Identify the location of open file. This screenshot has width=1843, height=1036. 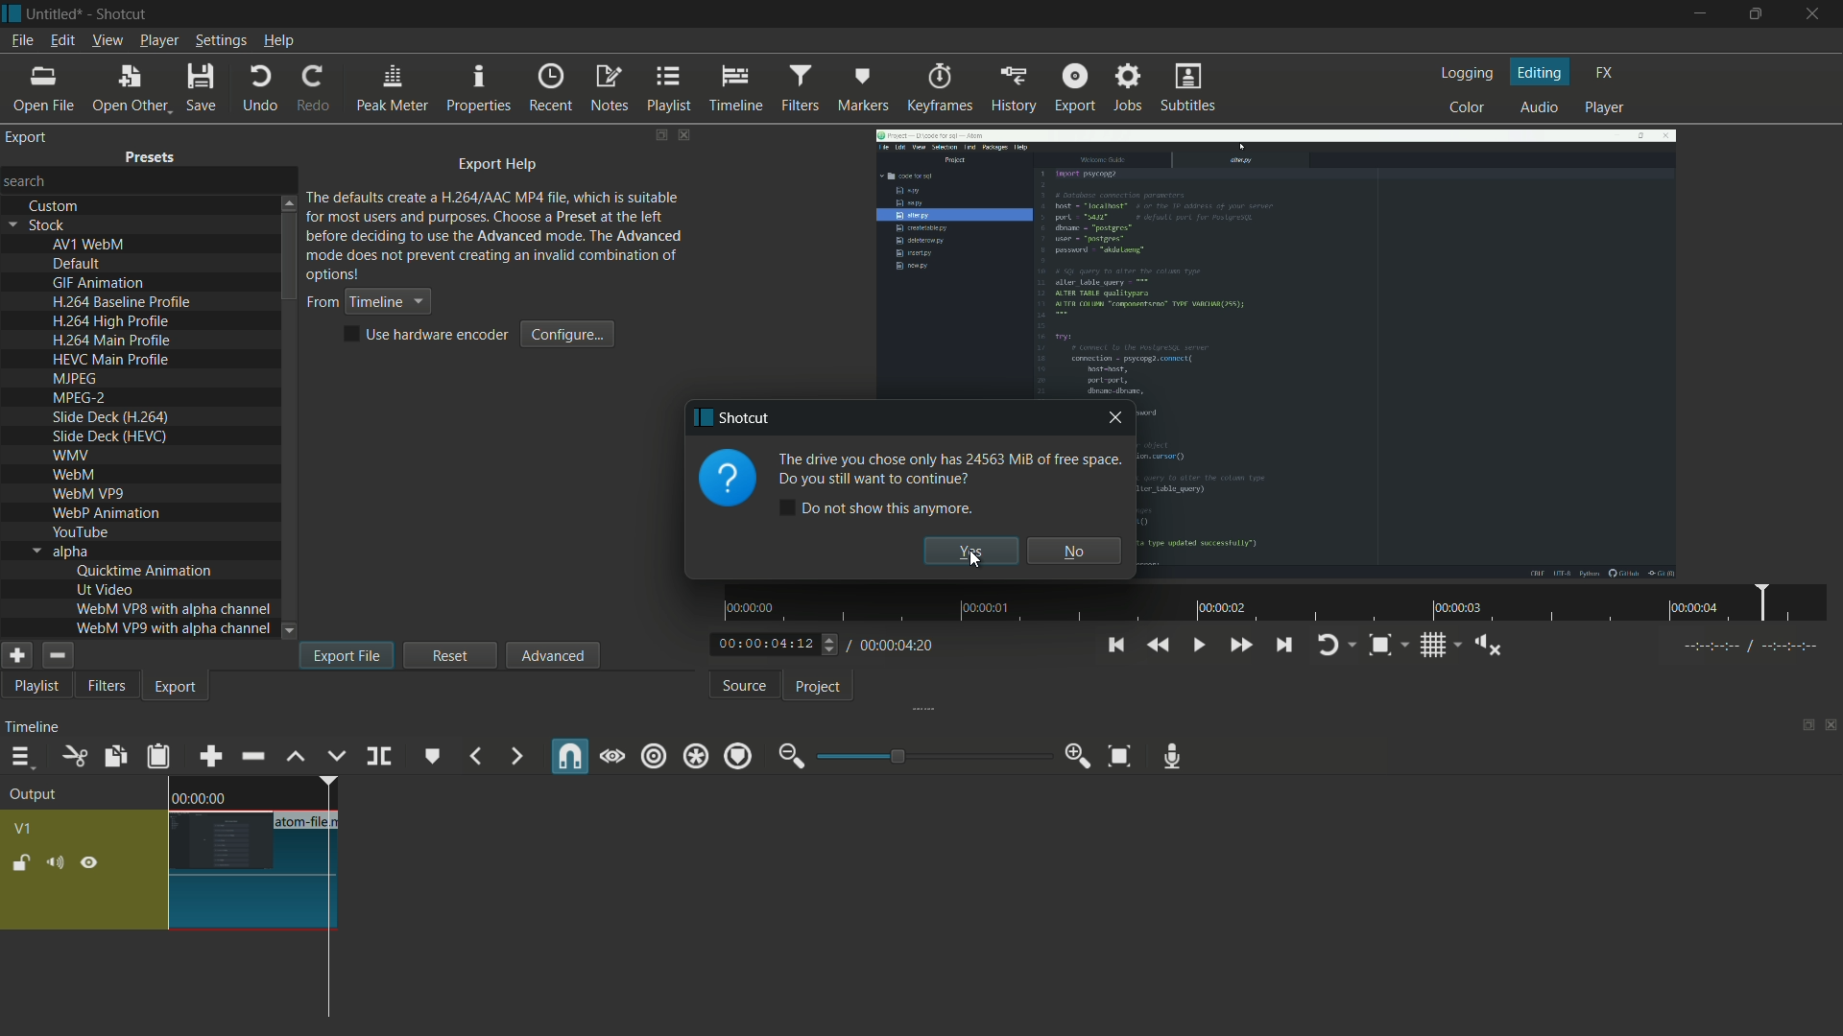
(47, 86).